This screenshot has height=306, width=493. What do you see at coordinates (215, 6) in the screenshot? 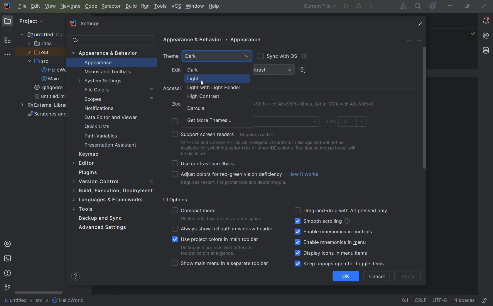
I see `HELP` at bounding box center [215, 6].